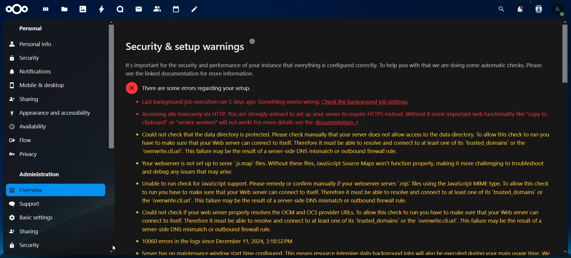 The width and height of the screenshot is (571, 258). What do you see at coordinates (34, 45) in the screenshot?
I see `personal info` at bounding box center [34, 45].